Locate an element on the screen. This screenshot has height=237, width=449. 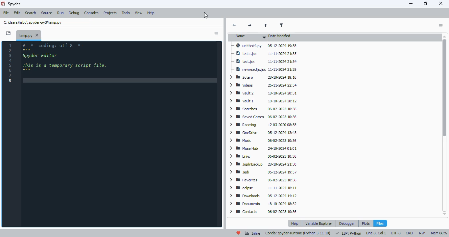
scrollbar is located at coordinates (444, 125).